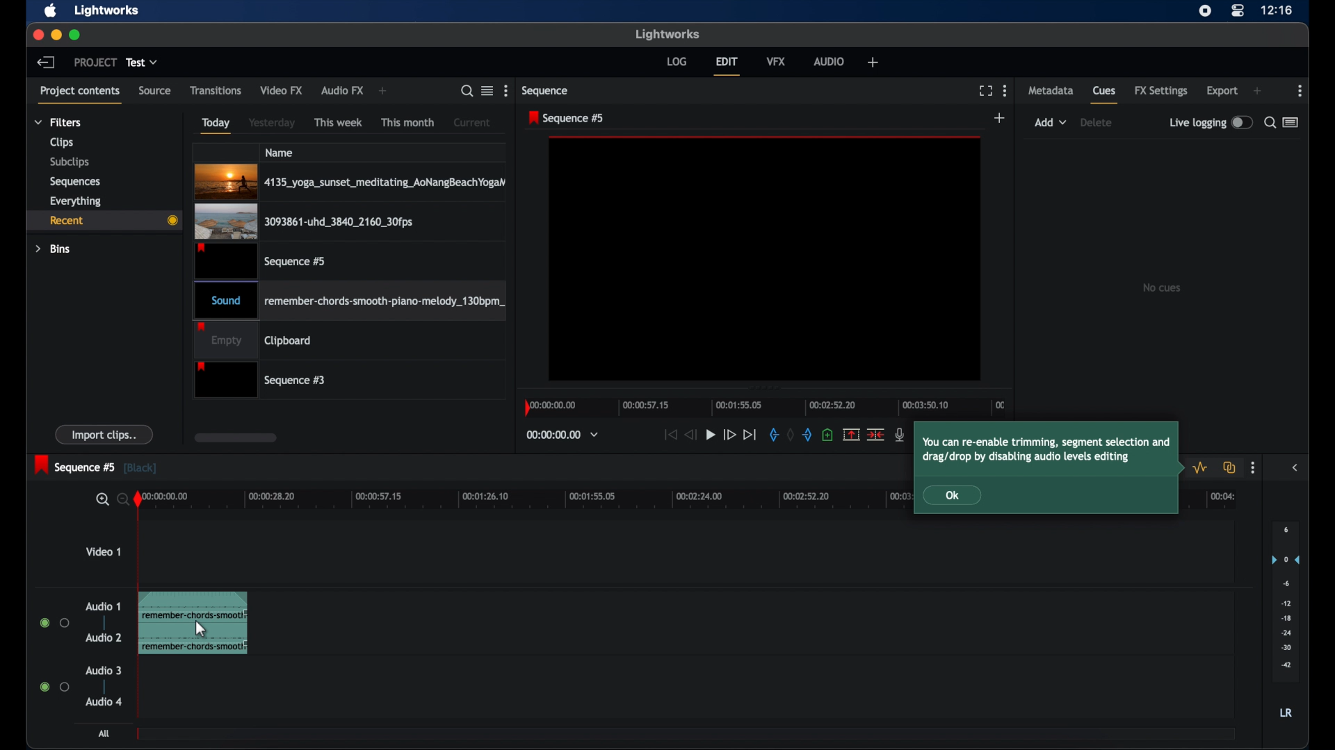 The image size is (1335, 750). I want to click on recent, so click(105, 220).